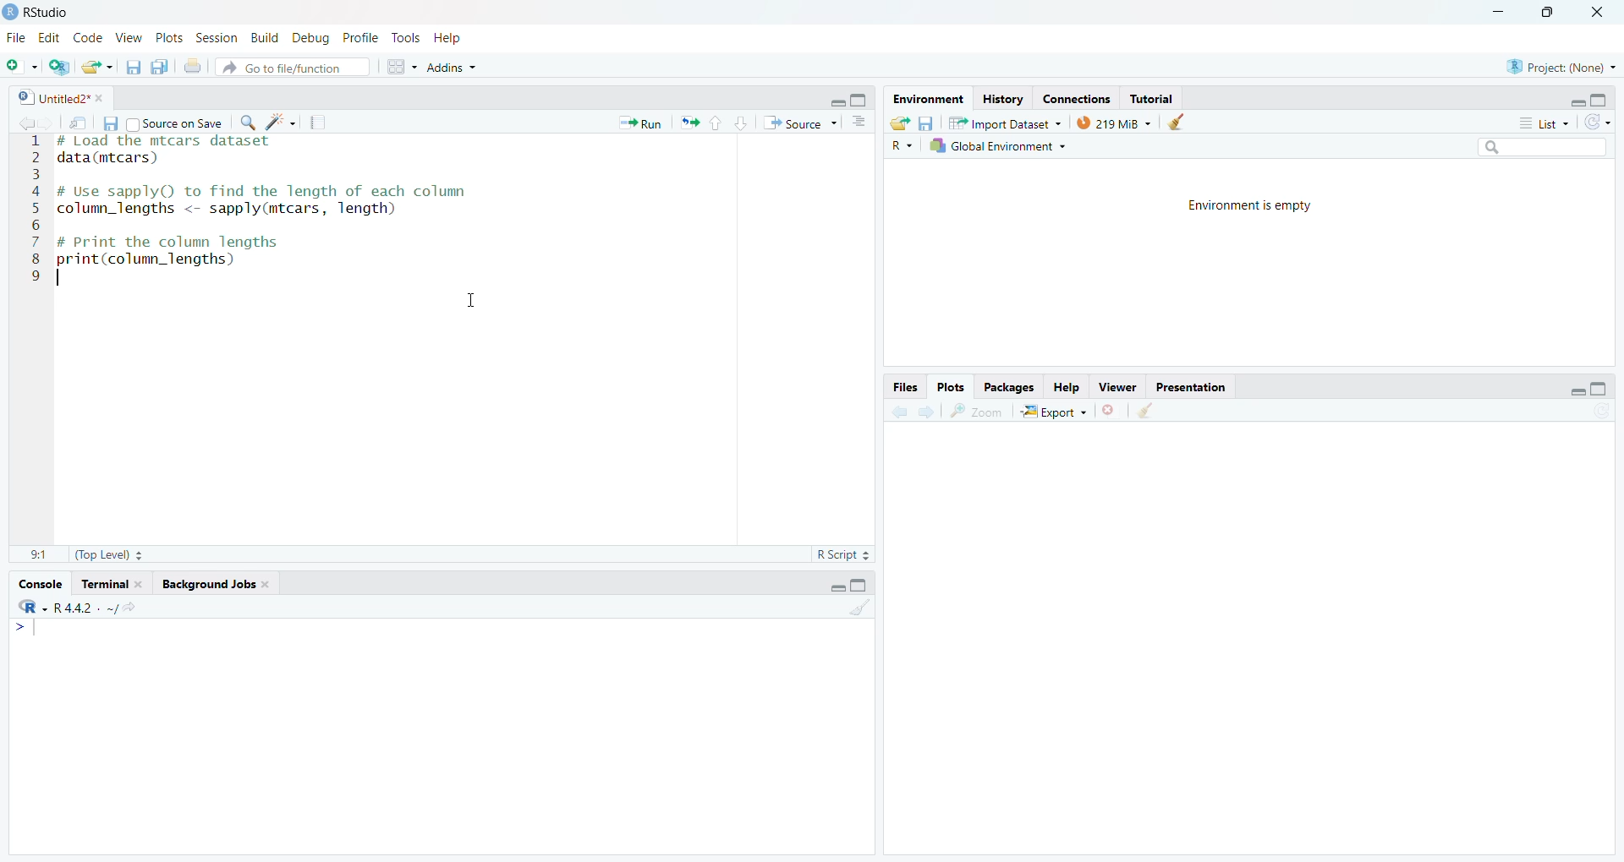 This screenshot has width=1624, height=862. What do you see at coordinates (1500, 14) in the screenshot?
I see `Minimize` at bounding box center [1500, 14].